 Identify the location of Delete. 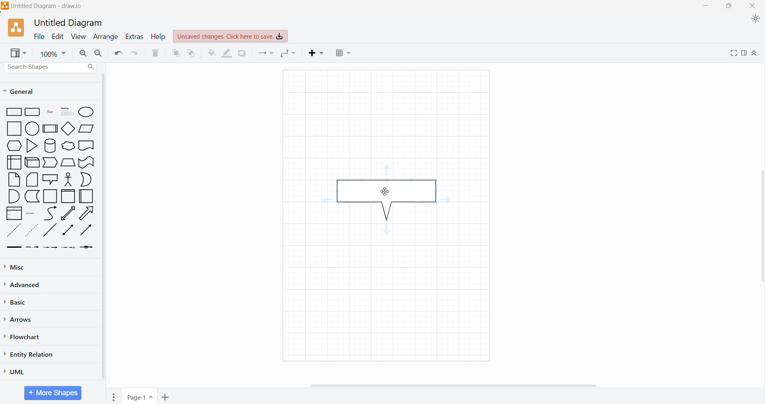
(156, 52).